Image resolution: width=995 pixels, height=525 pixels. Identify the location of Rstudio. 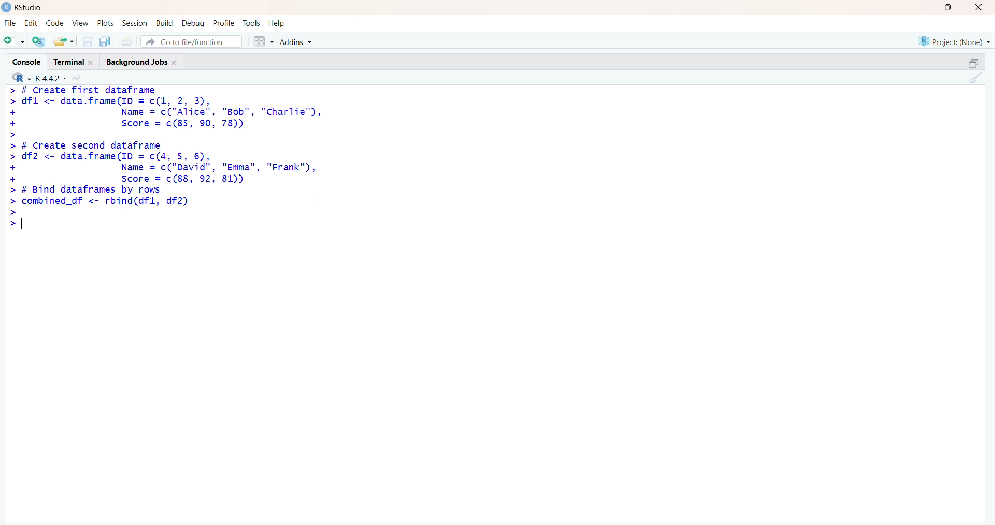
(29, 7).